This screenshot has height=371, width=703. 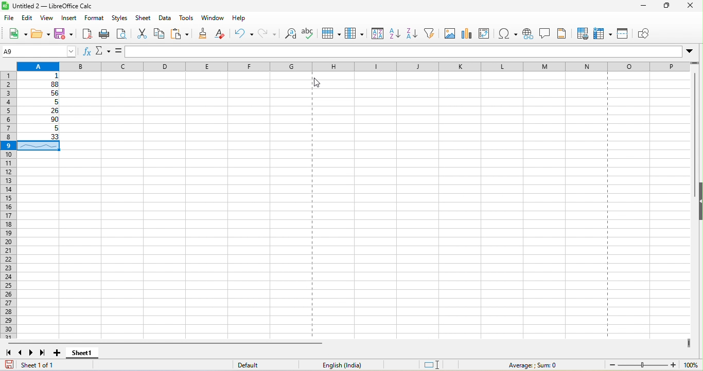 What do you see at coordinates (291, 35) in the screenshot?
I see `find and replace` at bounding box center [291, 35].